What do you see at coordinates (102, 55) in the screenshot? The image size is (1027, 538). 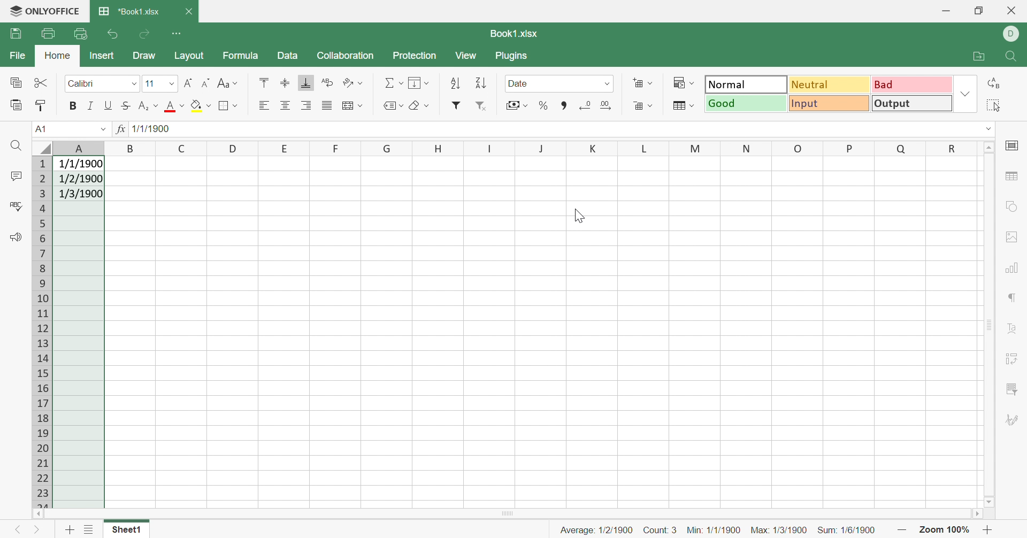 I see `Insert` at bounding box center [102, 55].